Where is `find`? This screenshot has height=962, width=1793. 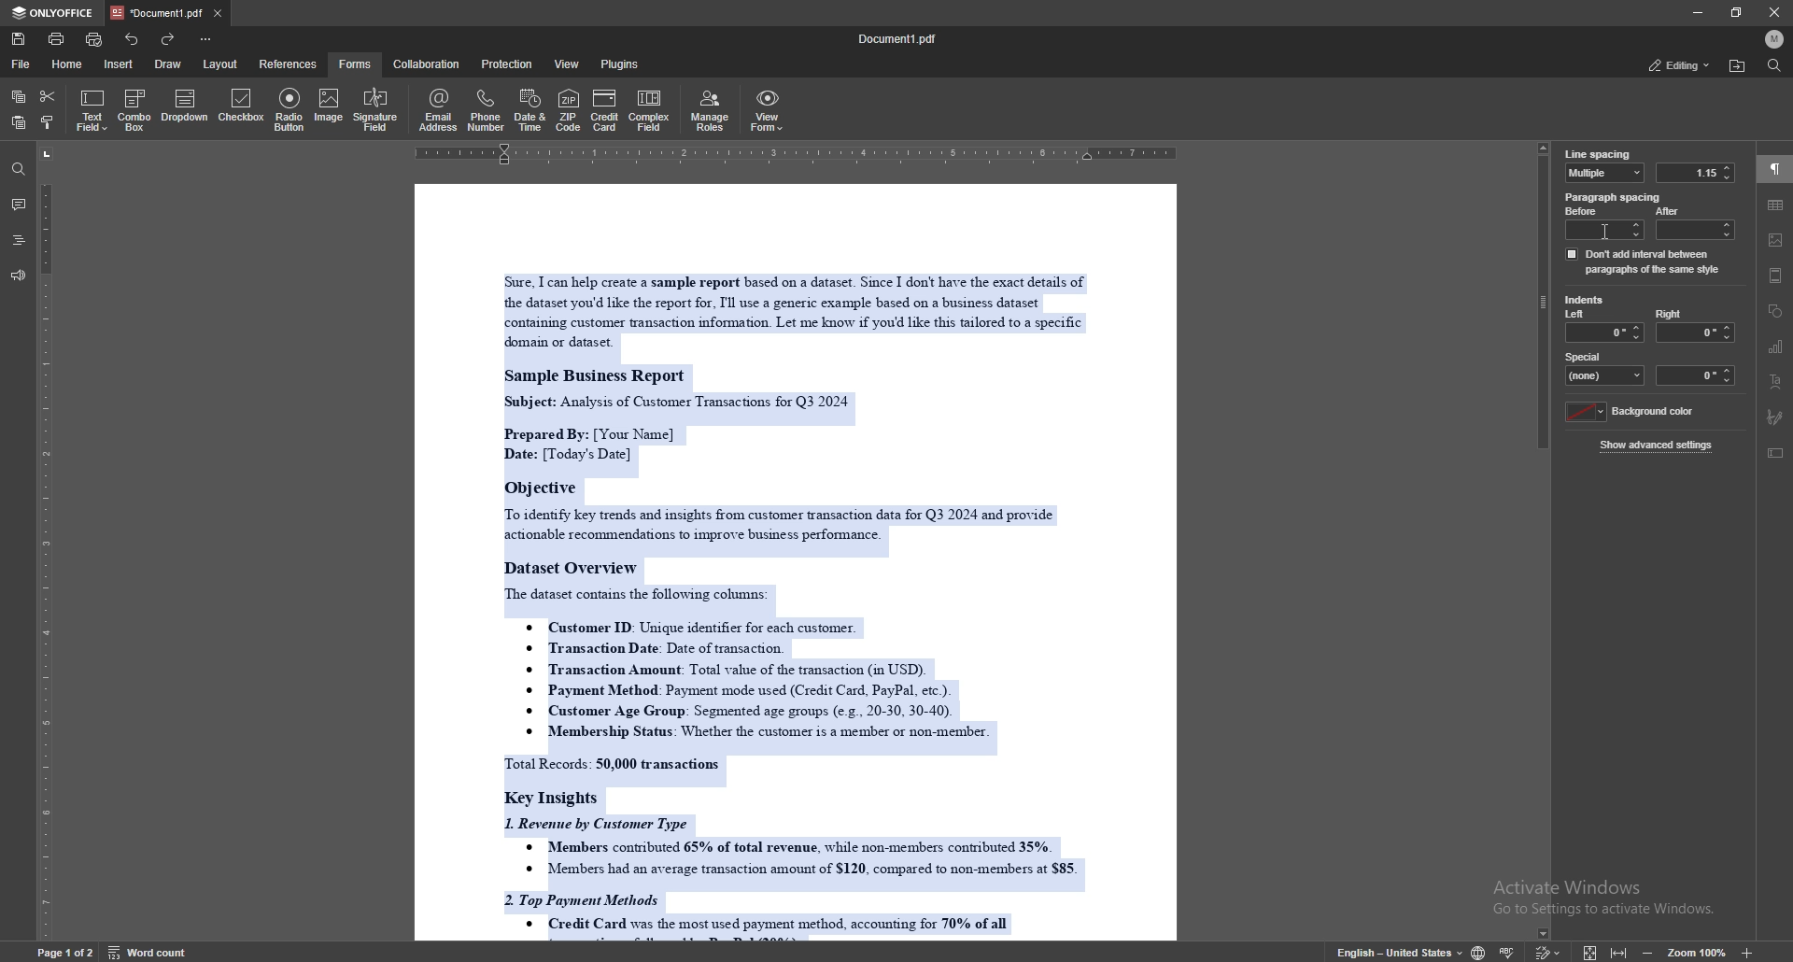 find is located at coordinates (19, 170).